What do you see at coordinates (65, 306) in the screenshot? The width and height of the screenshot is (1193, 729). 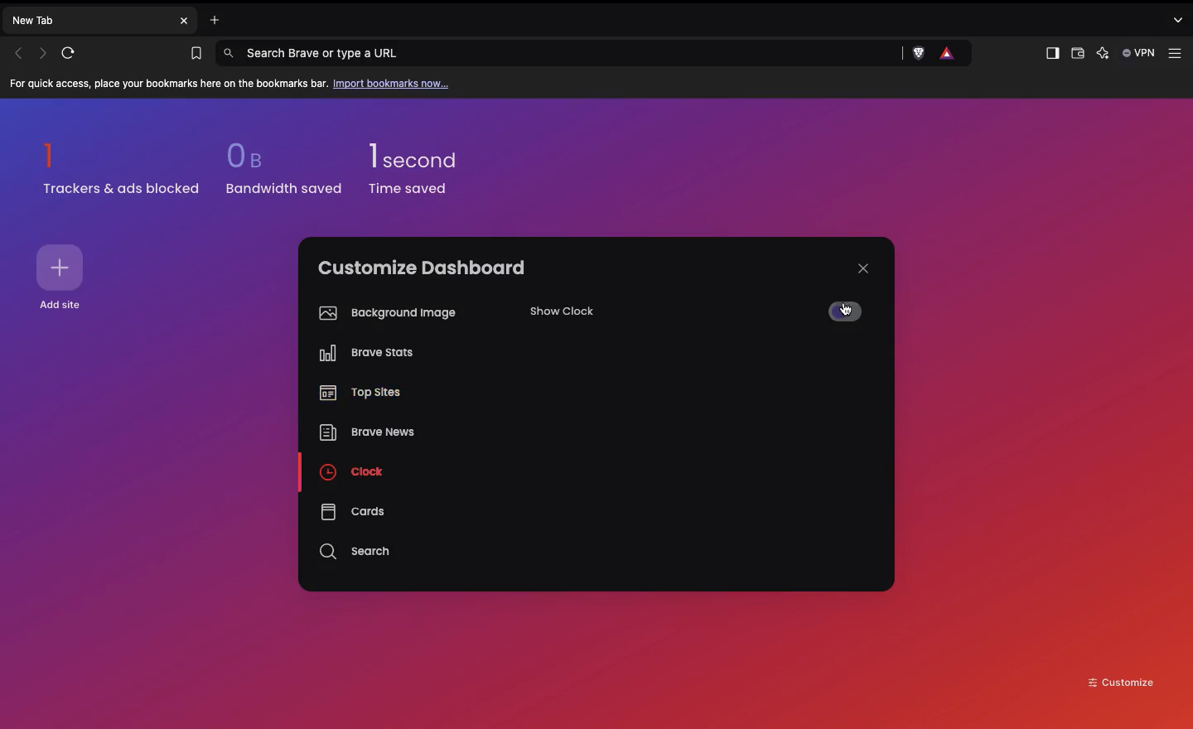 I see `Add site` at bounding box center [65, 306].